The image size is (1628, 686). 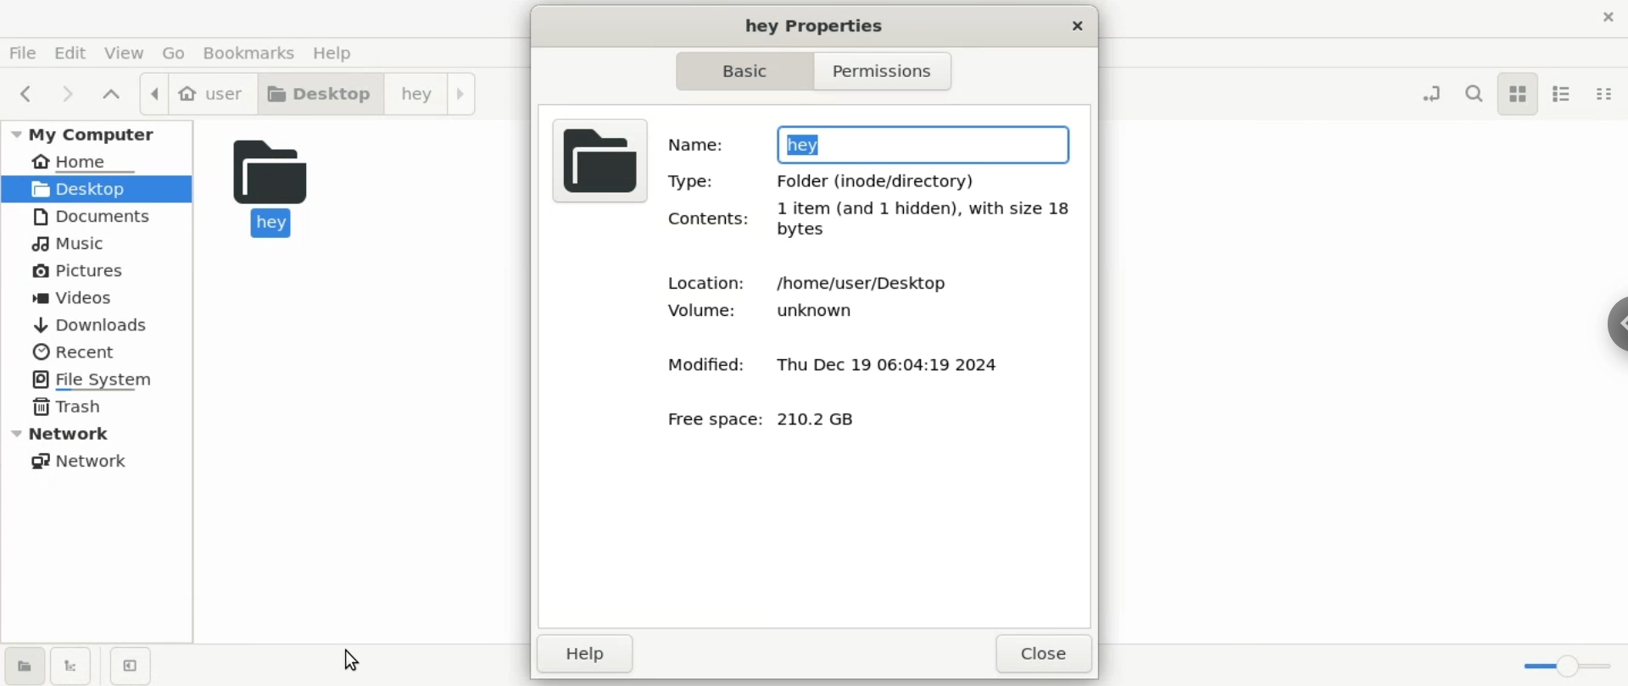 What do you see at coordinates (129, 667) in the screenshot?
I see `close sidebar` at bounding box center [129, 667].